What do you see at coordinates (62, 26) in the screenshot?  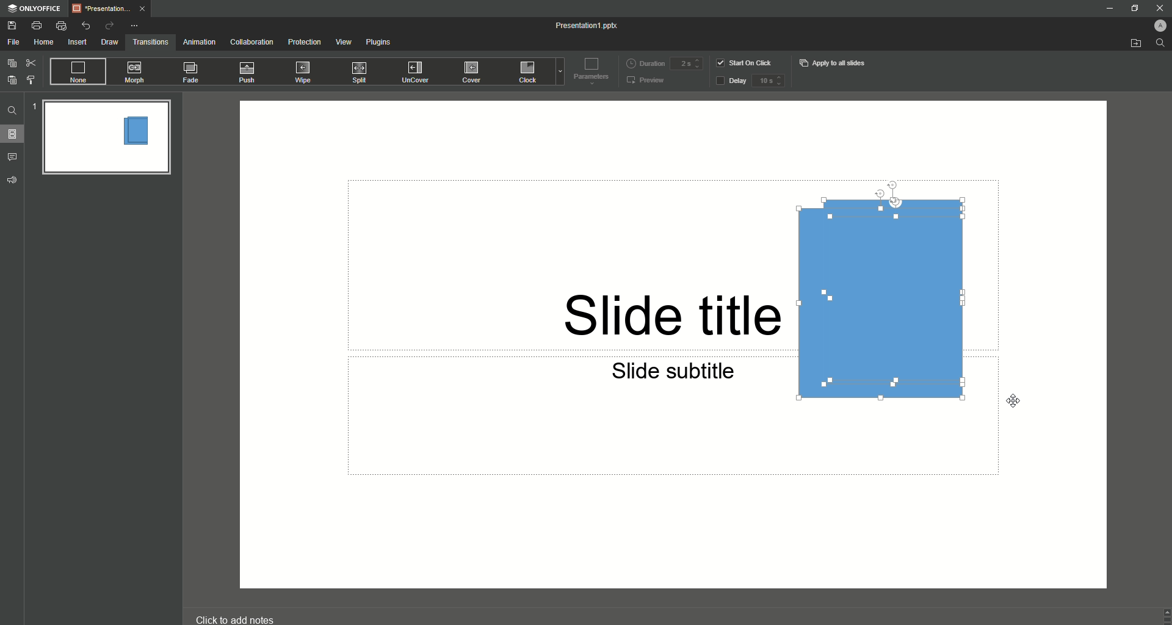 I see `Quick Print` at bounding box center [62, 26].